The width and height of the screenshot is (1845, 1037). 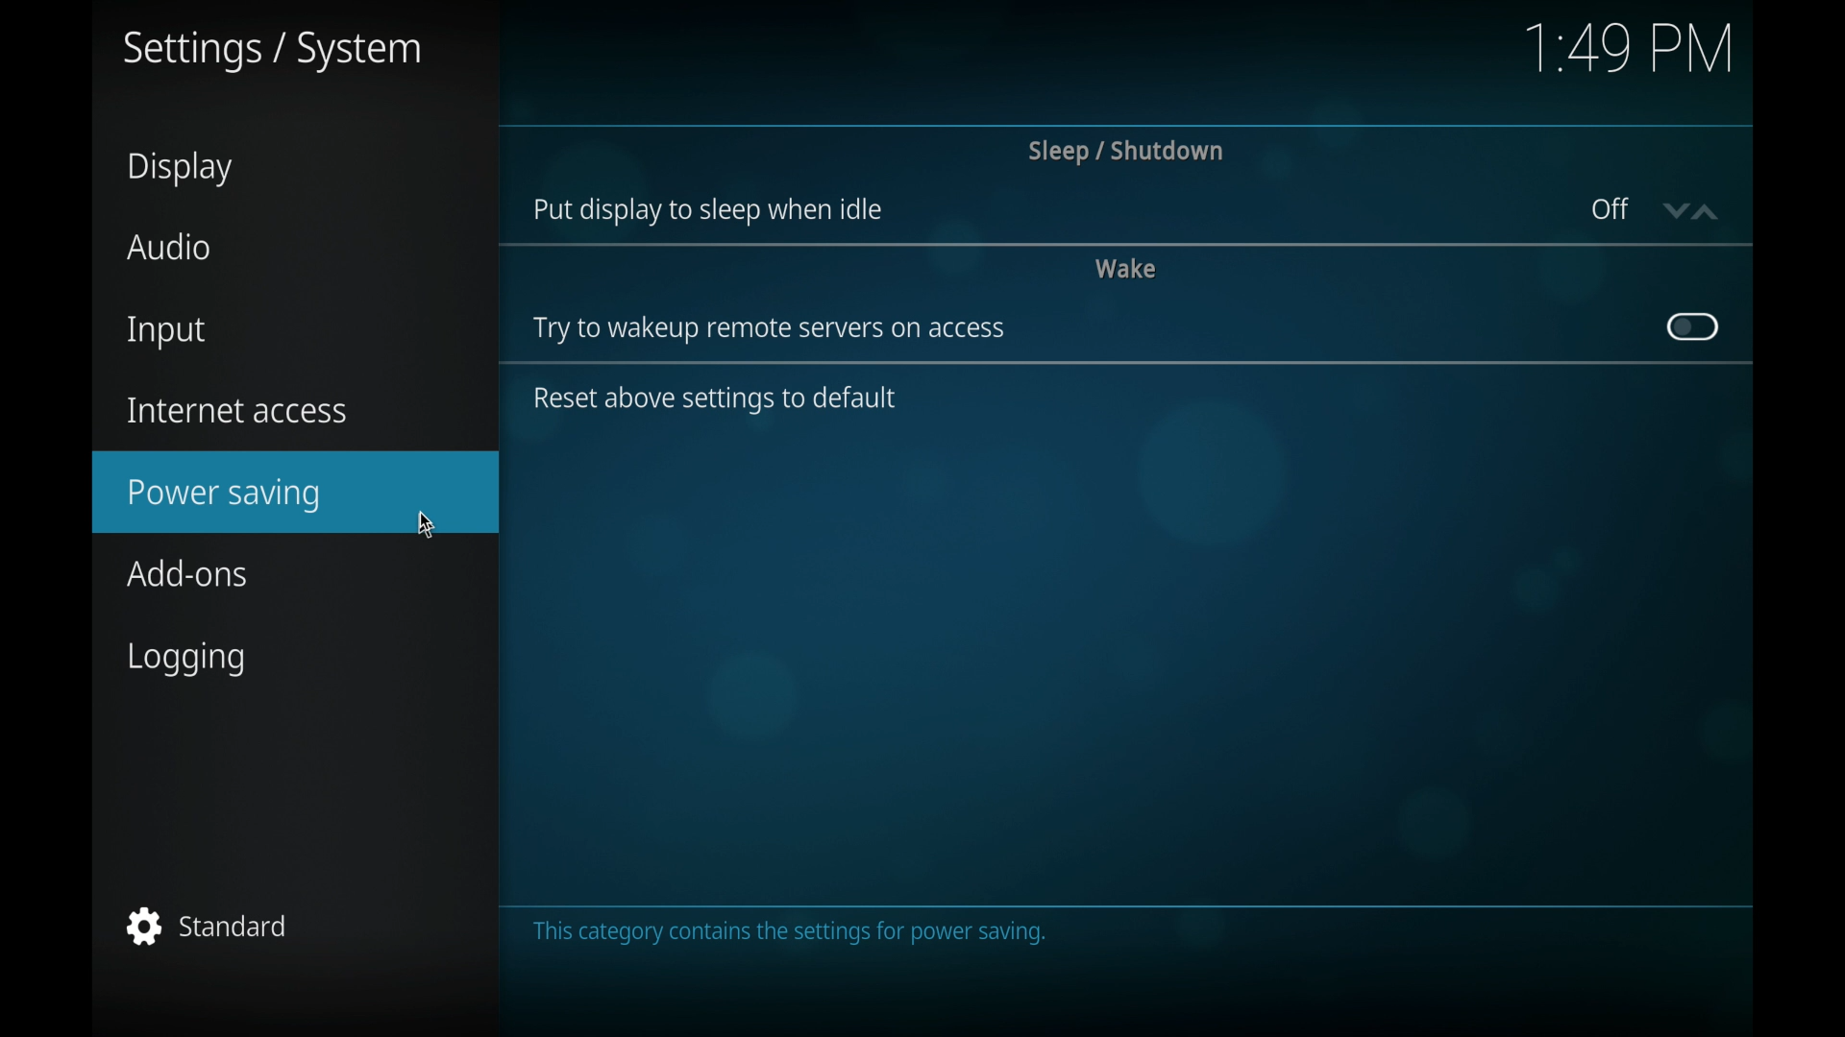 What do you see at coordinates (207, 926) in the screenshot?
I see `standard` at bounding box center [207, 926].